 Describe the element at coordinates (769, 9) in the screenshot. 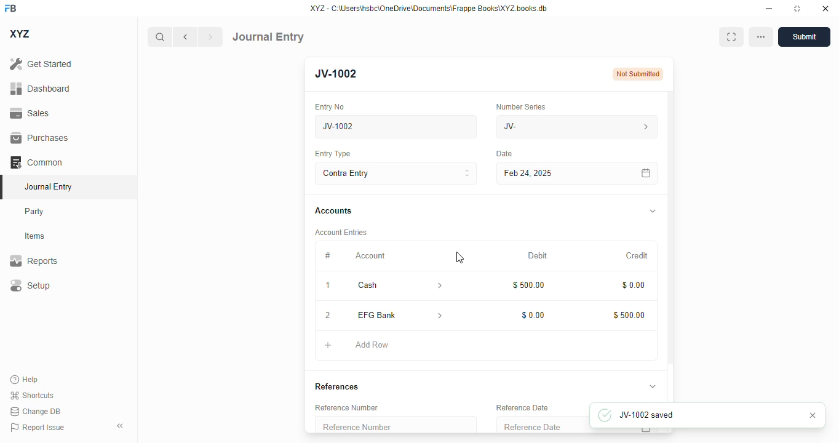

I see `minimize` at that location.